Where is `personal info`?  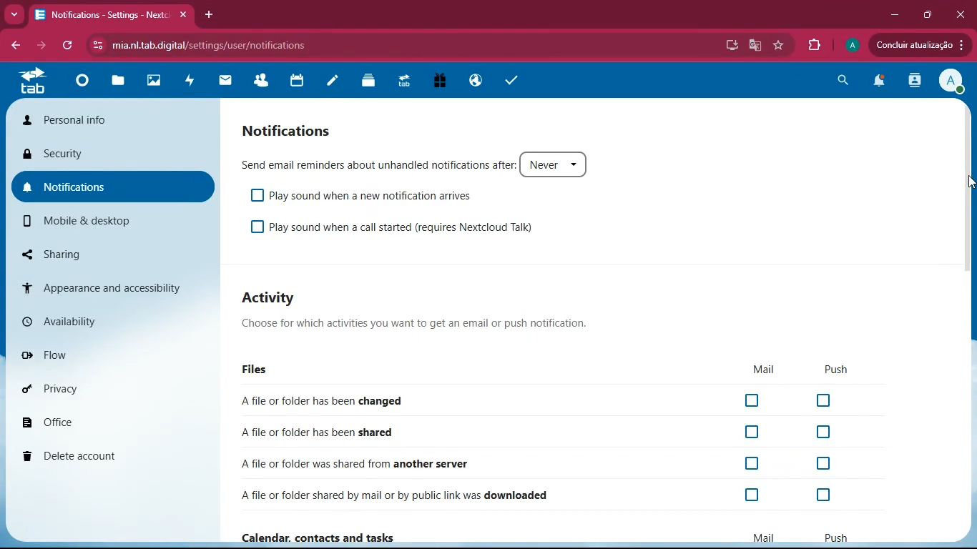 personal info is located at coordinates (113, 122).